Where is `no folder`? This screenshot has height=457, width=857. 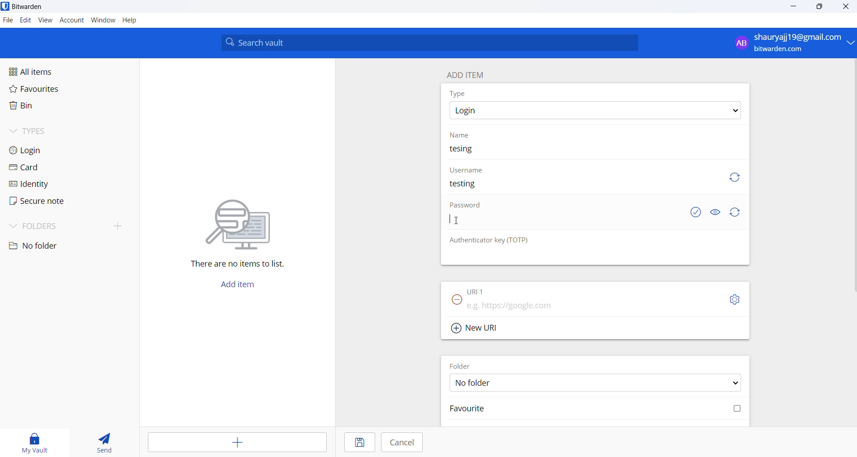 no folder is located at coordinates (61, 246).